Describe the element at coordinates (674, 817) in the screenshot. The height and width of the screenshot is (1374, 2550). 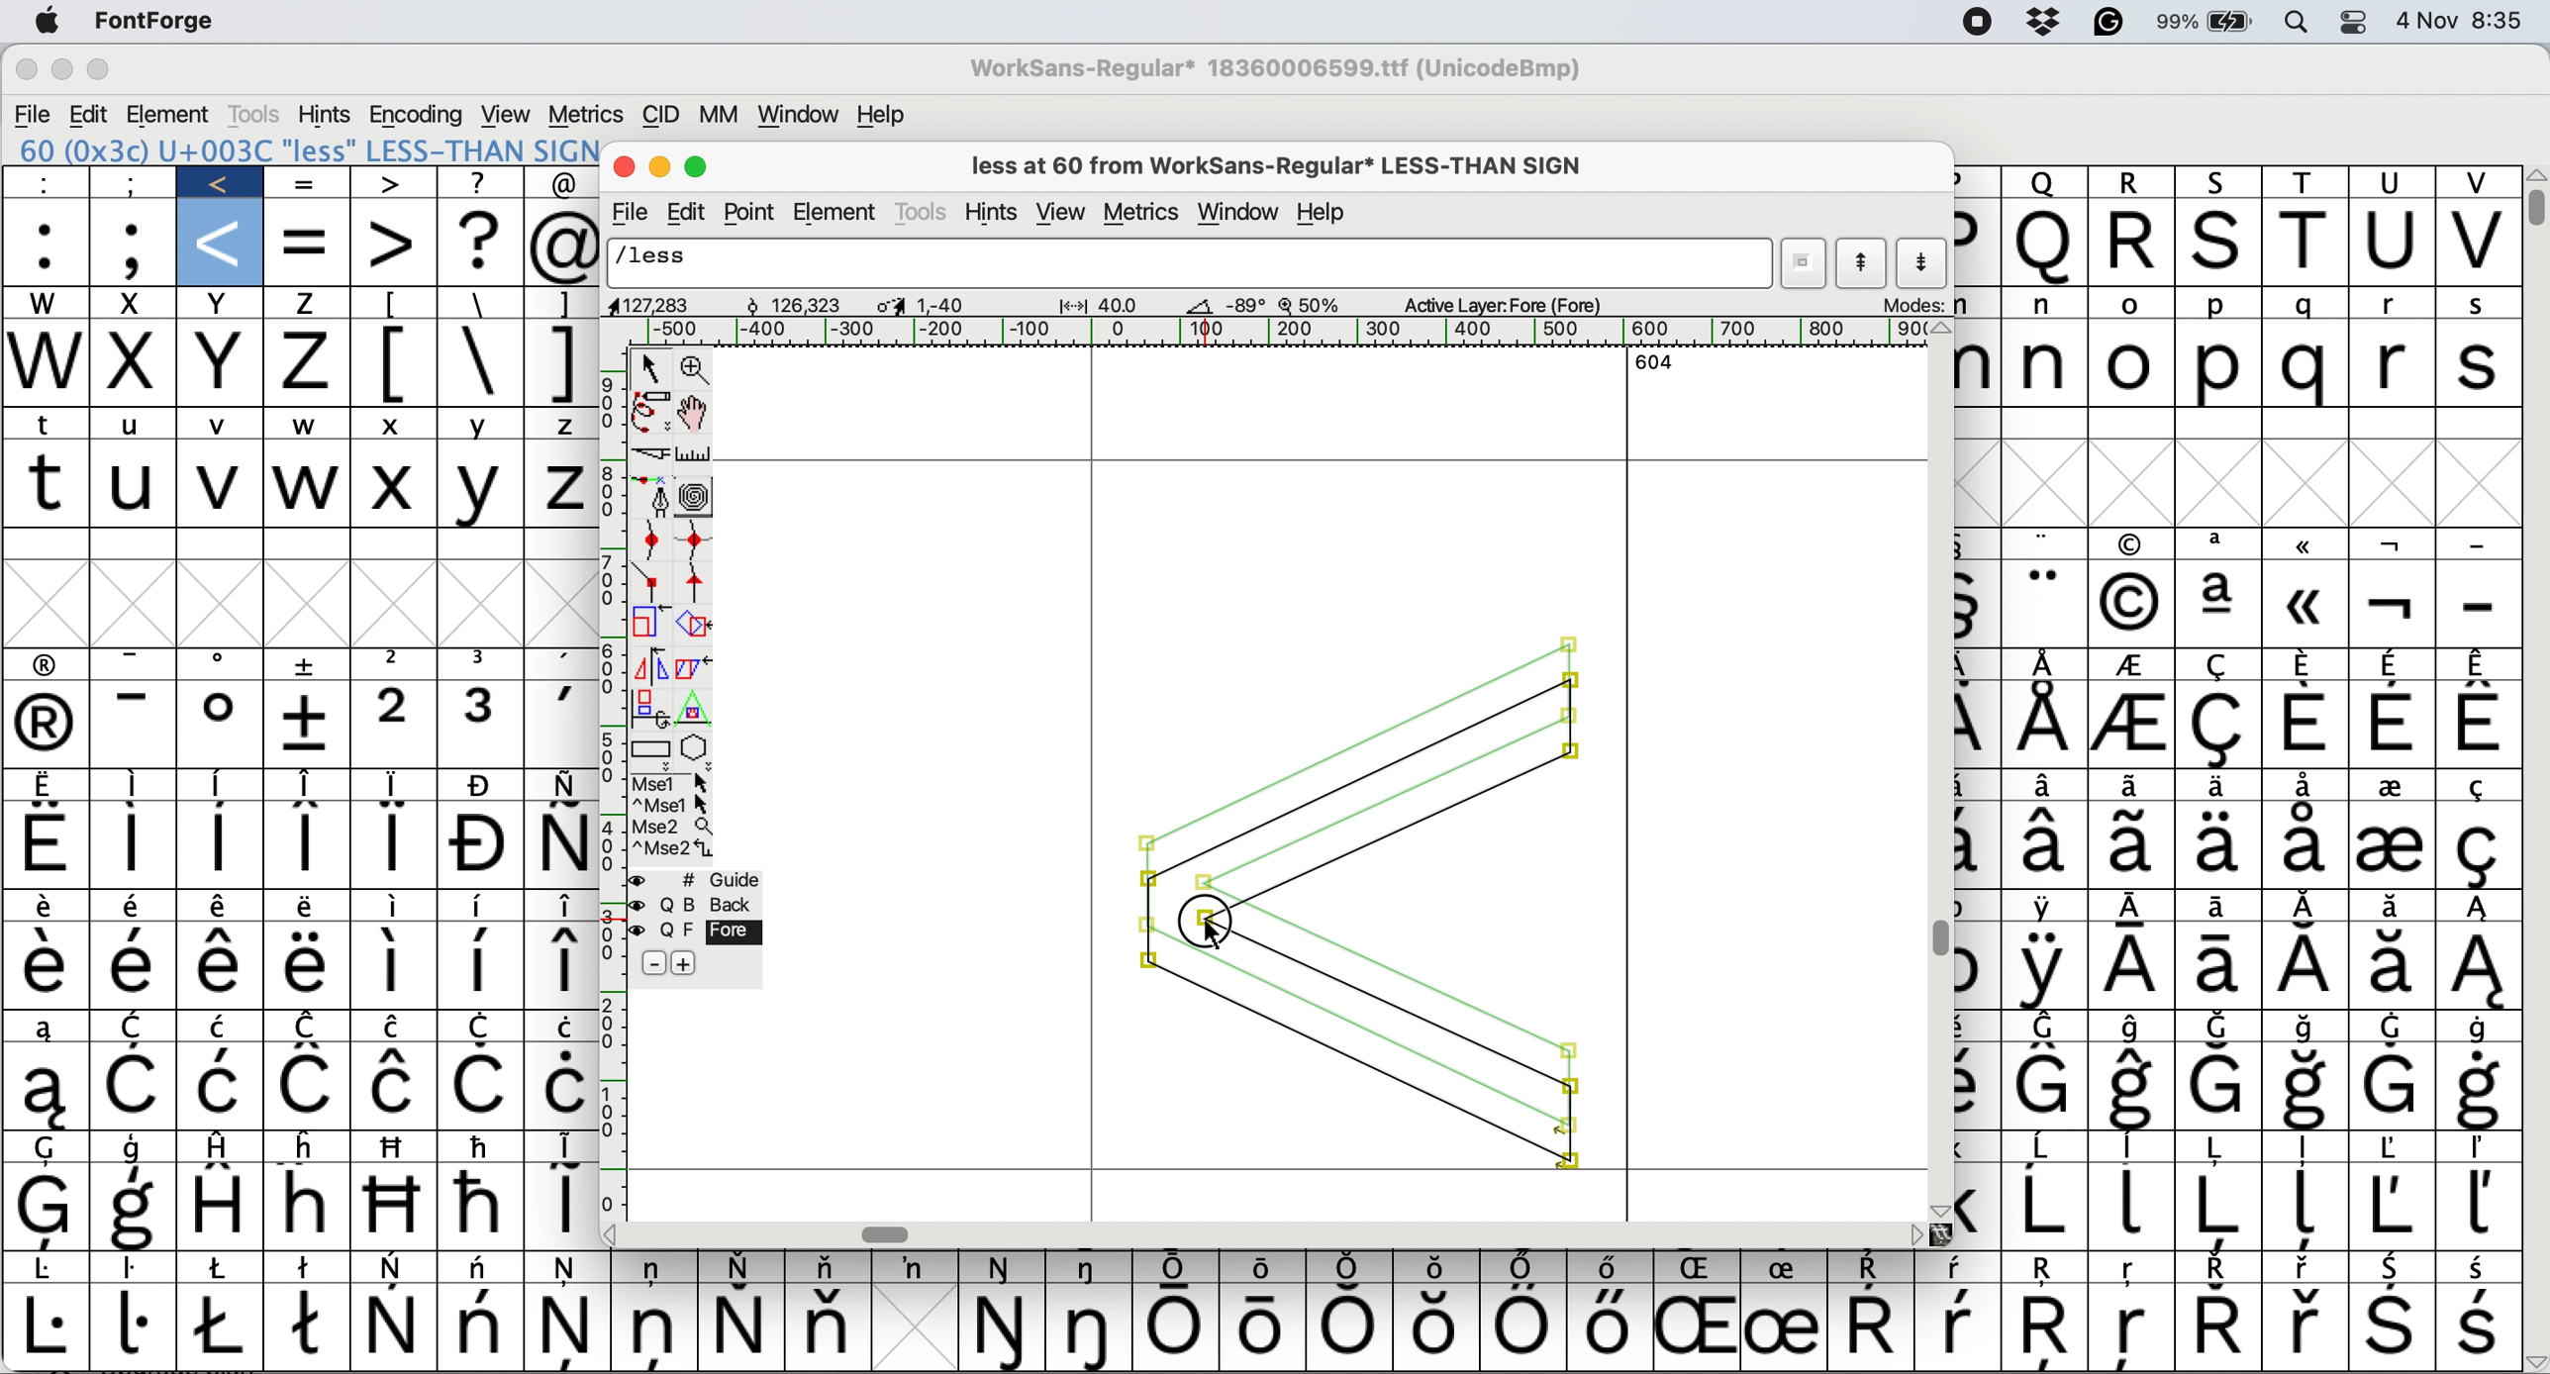
I see `more options` at that location.